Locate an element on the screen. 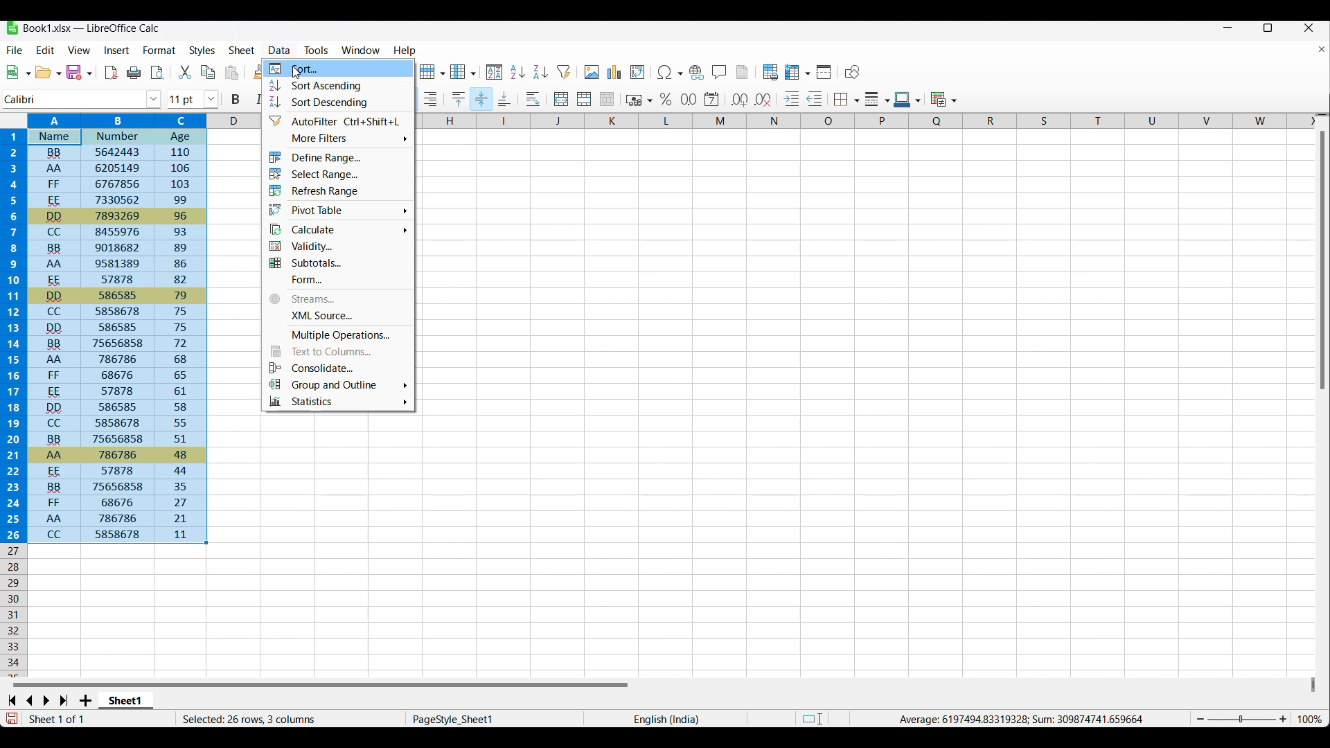 The image size is (1330, 748). Current sheet out of total number of sheet in the workbook is located at coordinates (85, 719).